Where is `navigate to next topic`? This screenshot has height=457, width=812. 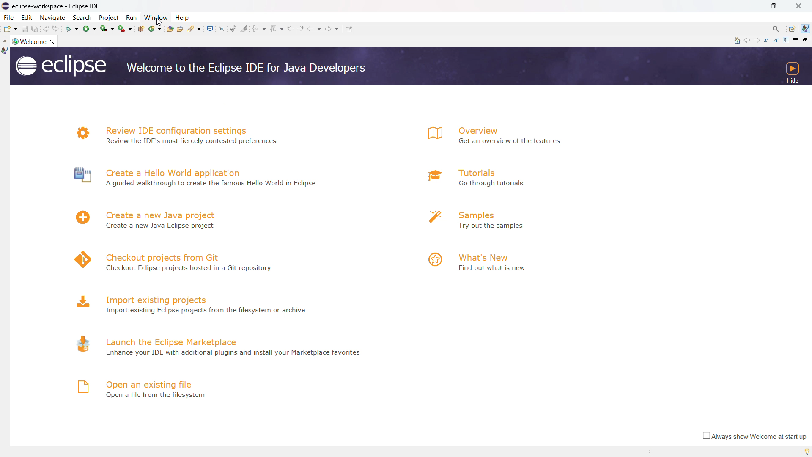
navigate to next topic is located at coordinates (757, 41).